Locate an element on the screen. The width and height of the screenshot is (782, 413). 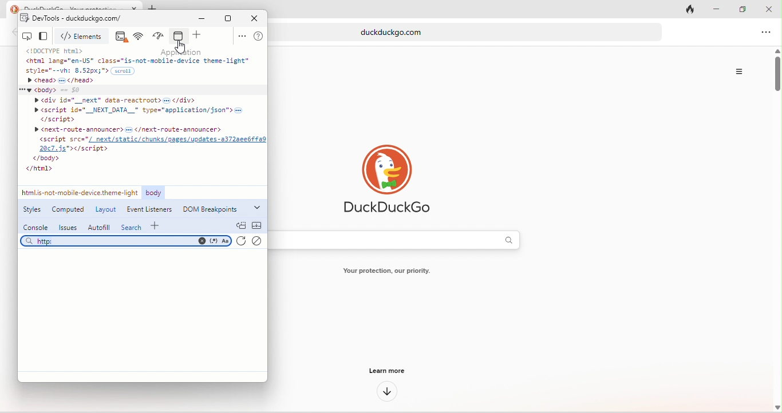
cursor movement is located at coordinates (183, 47).